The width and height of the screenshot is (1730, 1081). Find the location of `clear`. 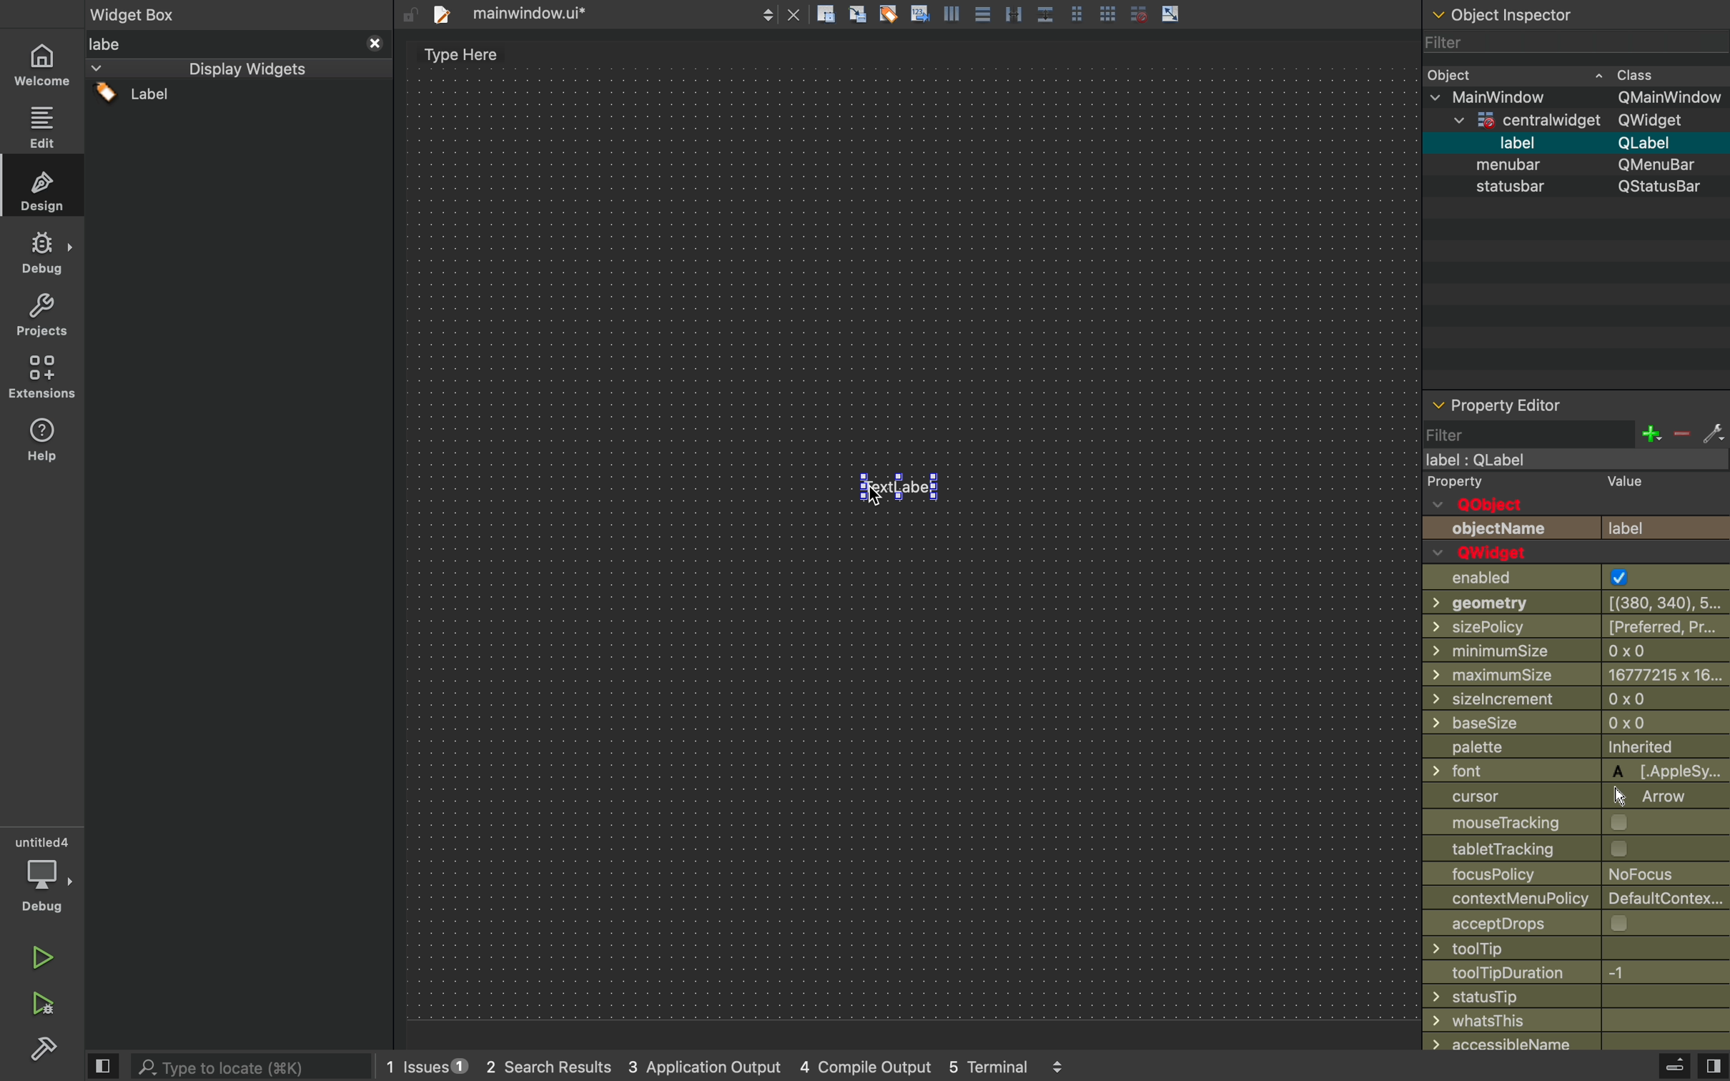

clear is located at coordinates (889, 14).